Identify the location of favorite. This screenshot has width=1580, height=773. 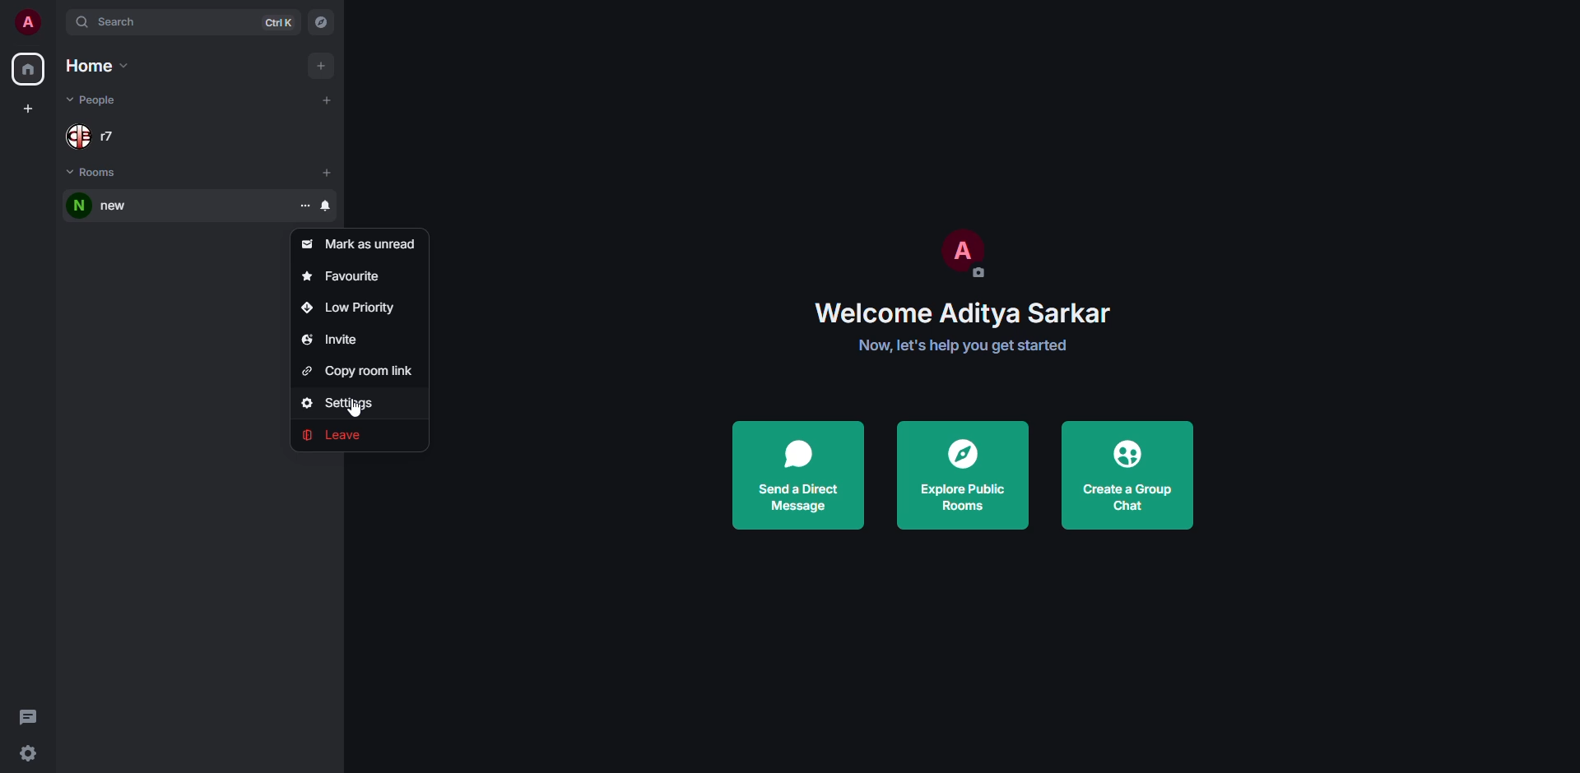
(343, 275).